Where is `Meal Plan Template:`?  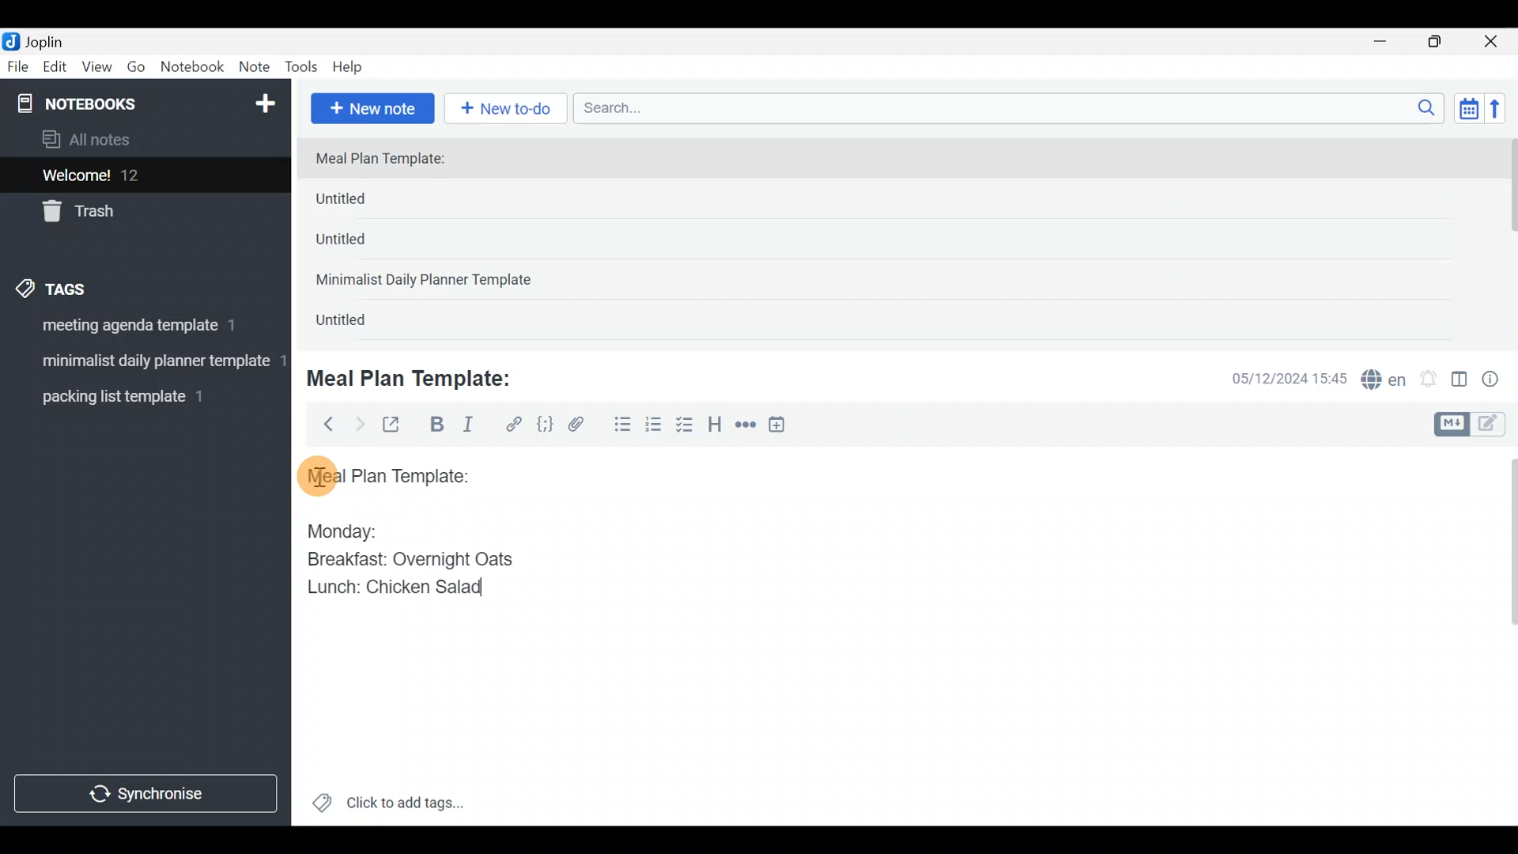
Meal Plan Template: is located at coordinates (390, 160).